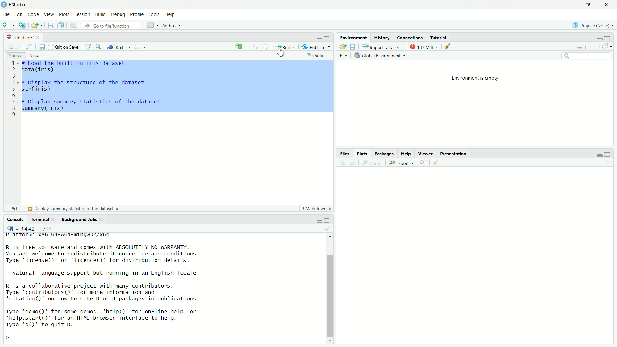 This screenshot has height=347, width=617. I want to click on File, so click(6, 14).